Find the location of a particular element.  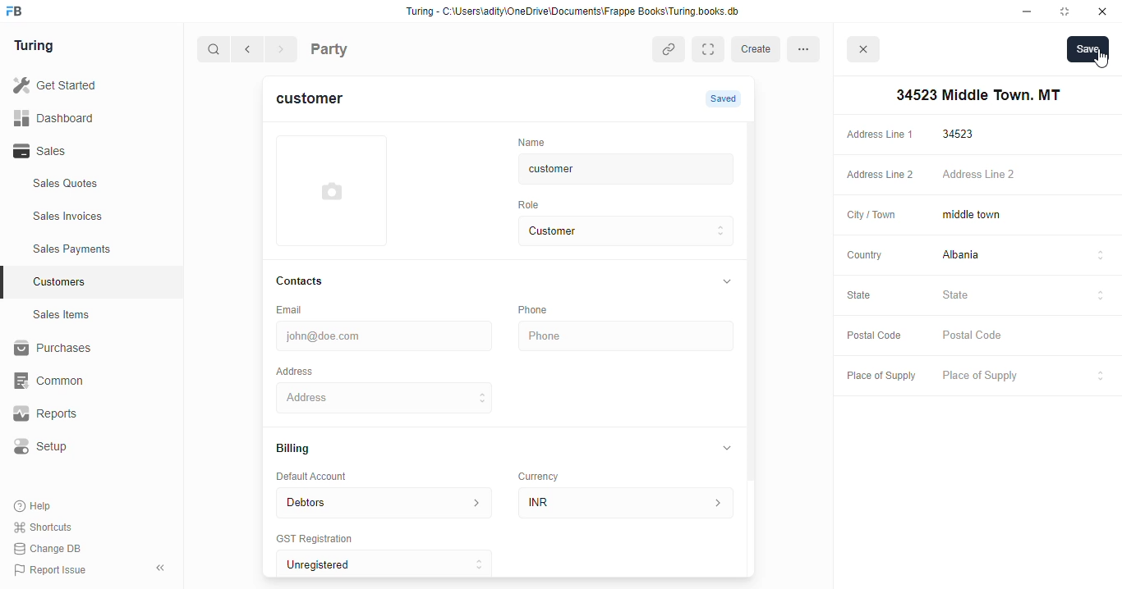

Default Account is located at coordinates (324, 476).